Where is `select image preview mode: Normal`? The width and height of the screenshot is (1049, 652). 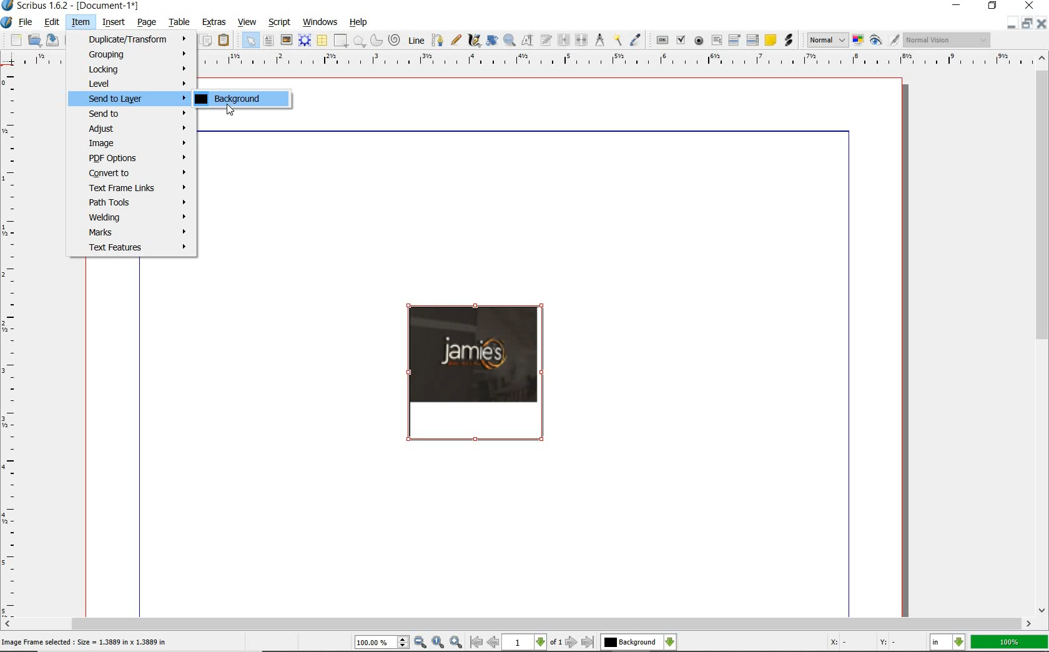
select image preview mode: Normal is located at coordinates (827, 40).